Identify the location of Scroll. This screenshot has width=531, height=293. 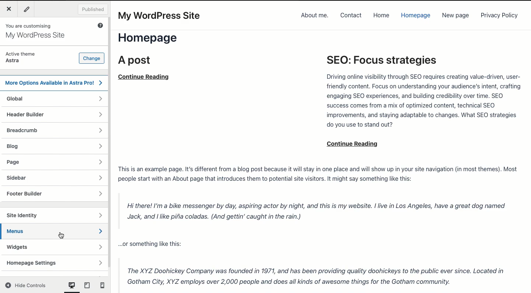
(111, 147).